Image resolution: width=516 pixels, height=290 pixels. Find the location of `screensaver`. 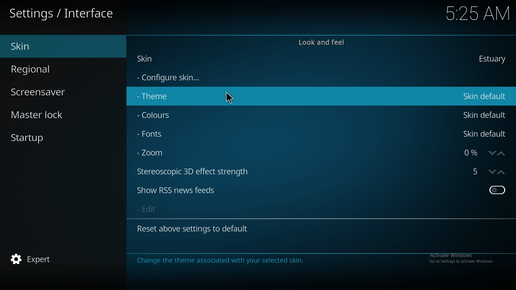

screensaver is located at coordinates (48, 93).